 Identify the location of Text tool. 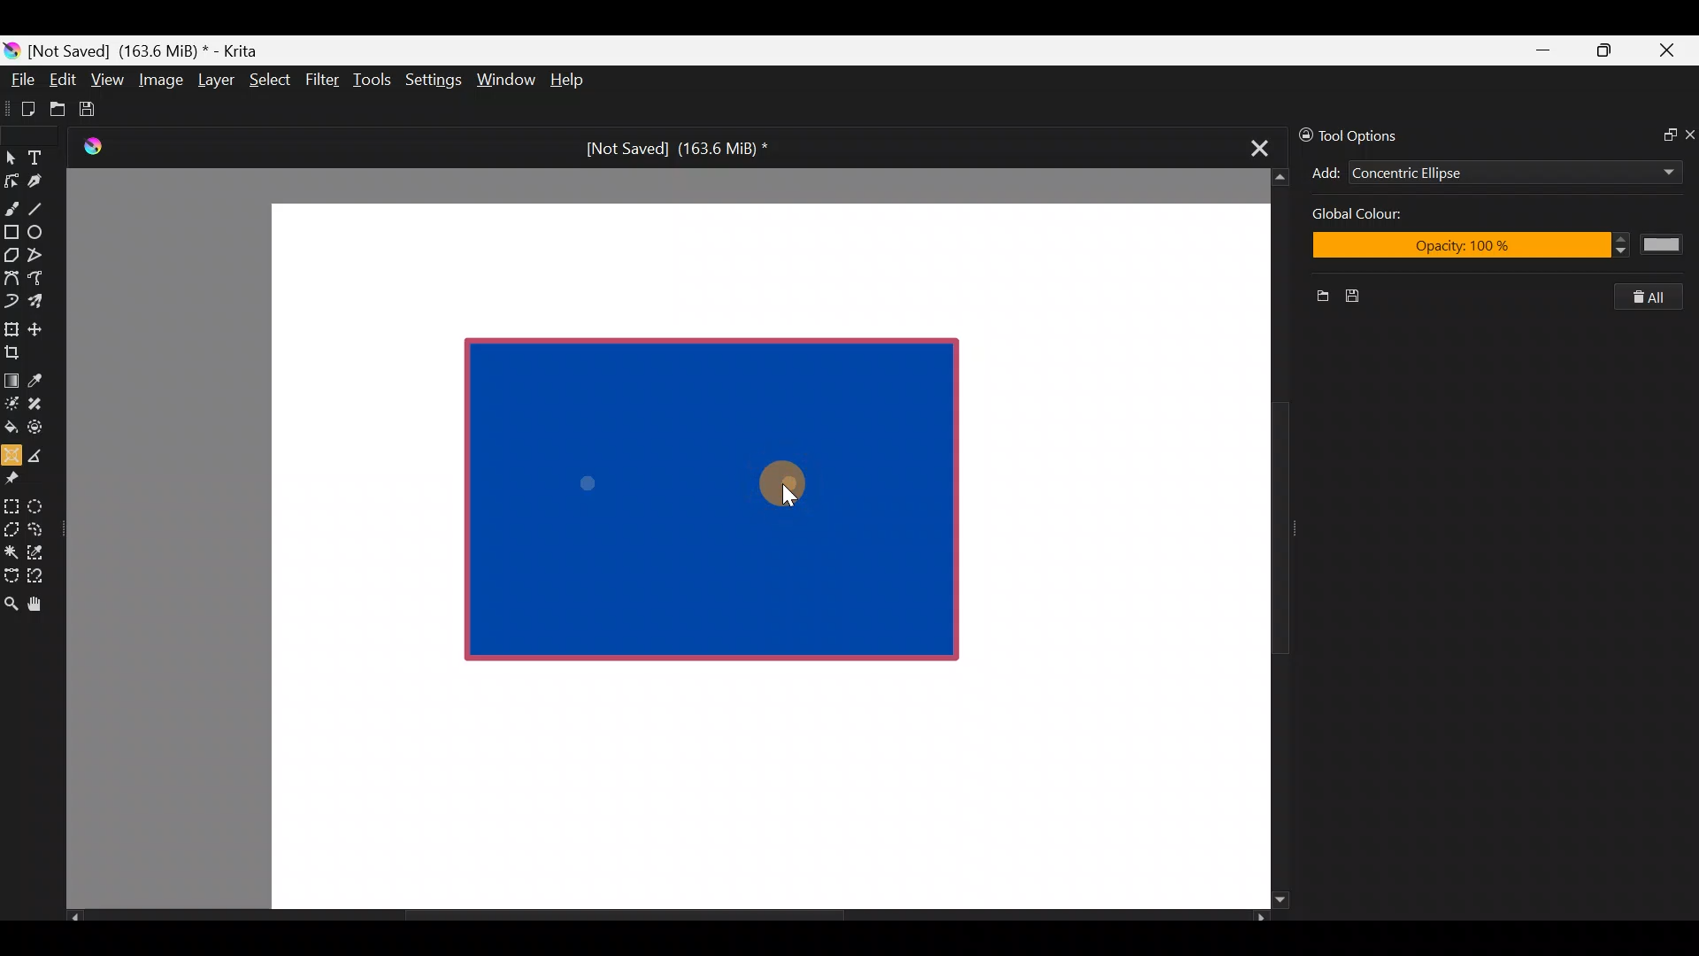
(44, 157).